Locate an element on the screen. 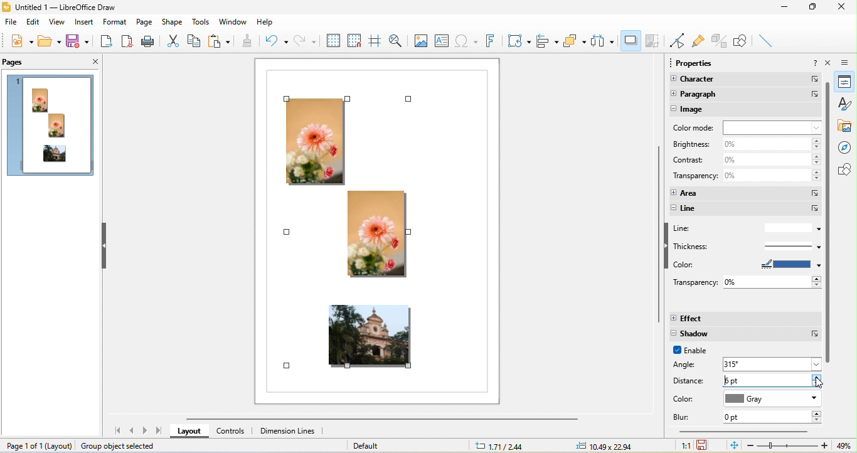 The width and height of the screenshot is (857, 453). images is located at coordinates (375, 225).